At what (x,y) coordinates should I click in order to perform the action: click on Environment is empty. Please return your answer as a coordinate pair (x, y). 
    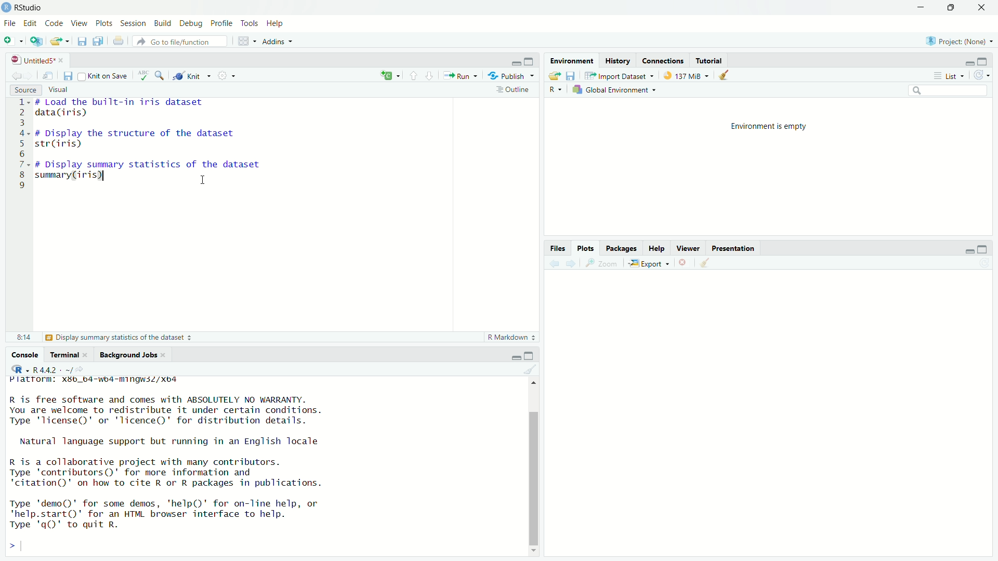
    Looking at the image, I should click on (769, 127).